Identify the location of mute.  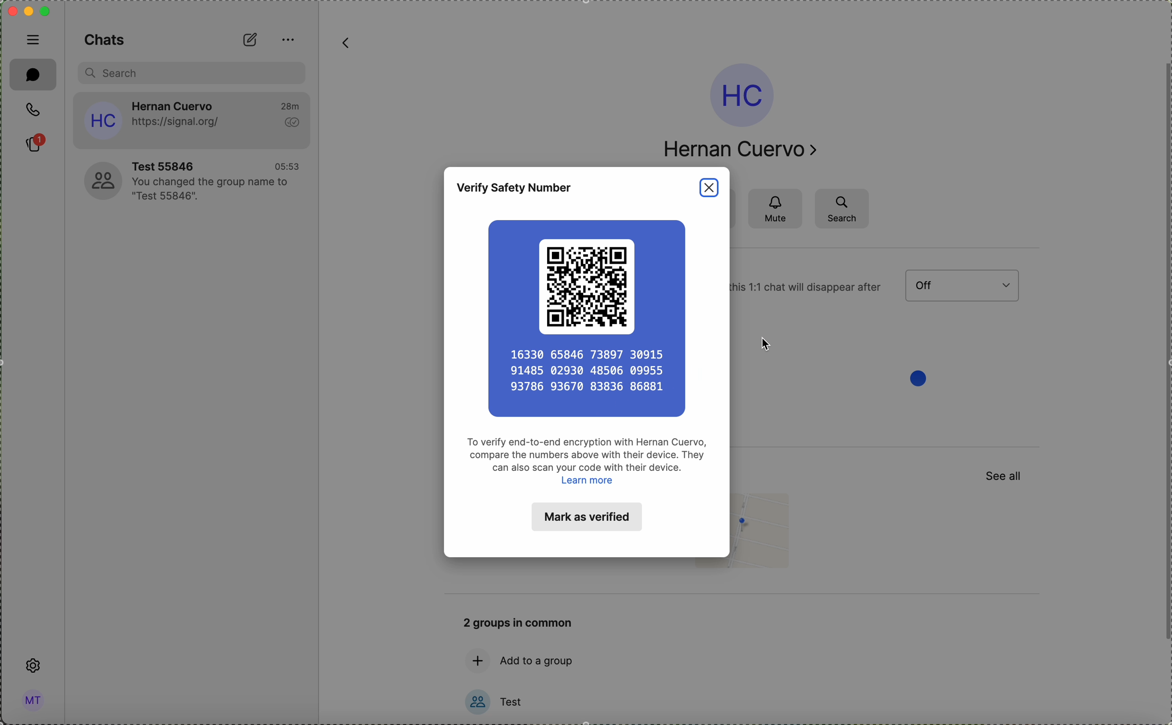
(777, 209).